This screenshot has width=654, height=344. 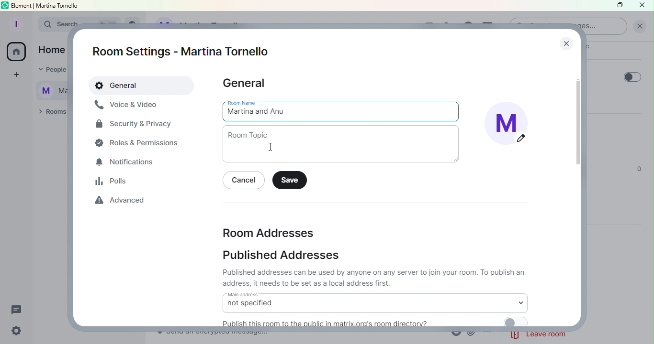 I want to click on Published addresses, so click(x=283, y=256).